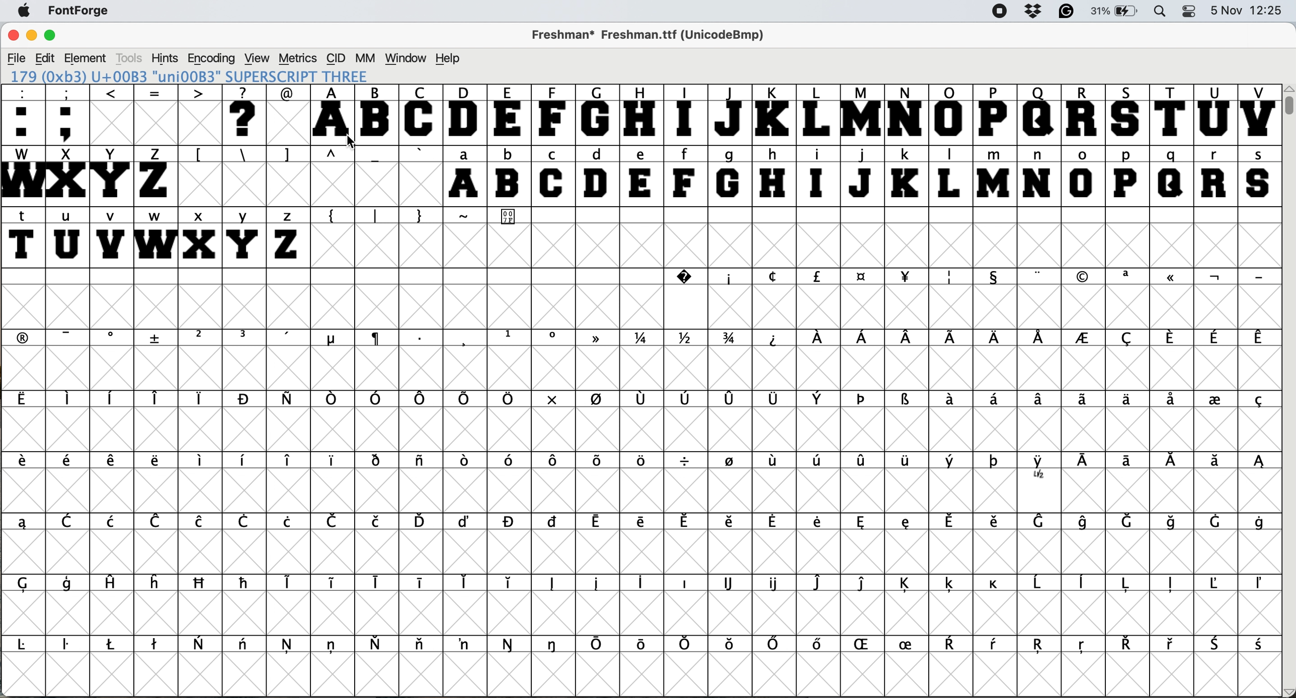 This screenshot has width=1296, height=698. Describe the element at coordinates (290, 399) in the screenshot. I see `symbol` at that location.